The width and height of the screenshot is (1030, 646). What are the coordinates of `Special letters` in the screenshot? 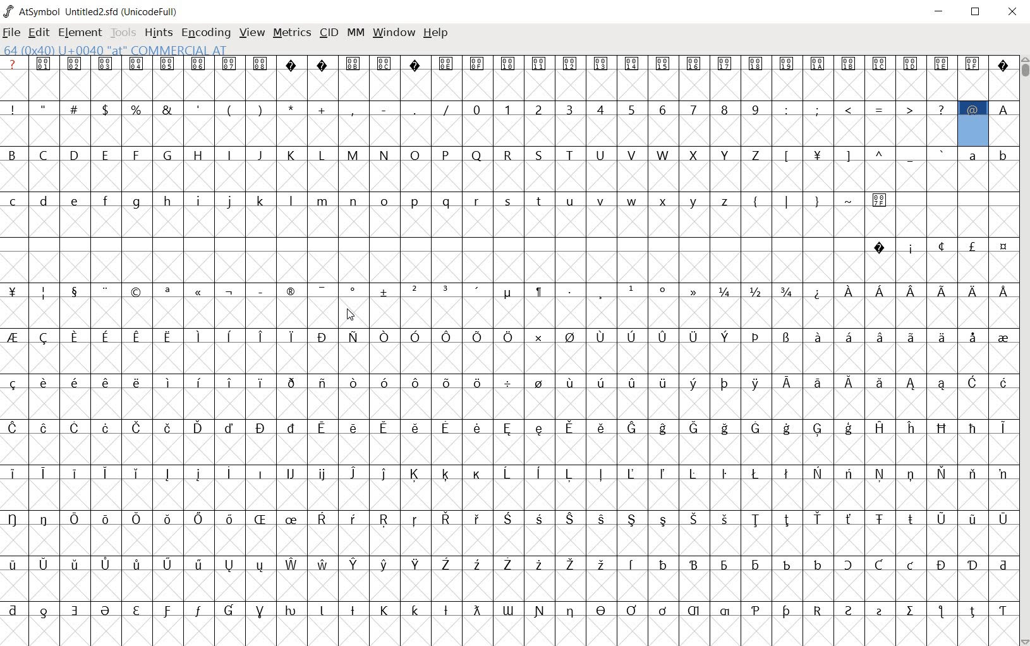 It's located at (911, 291).